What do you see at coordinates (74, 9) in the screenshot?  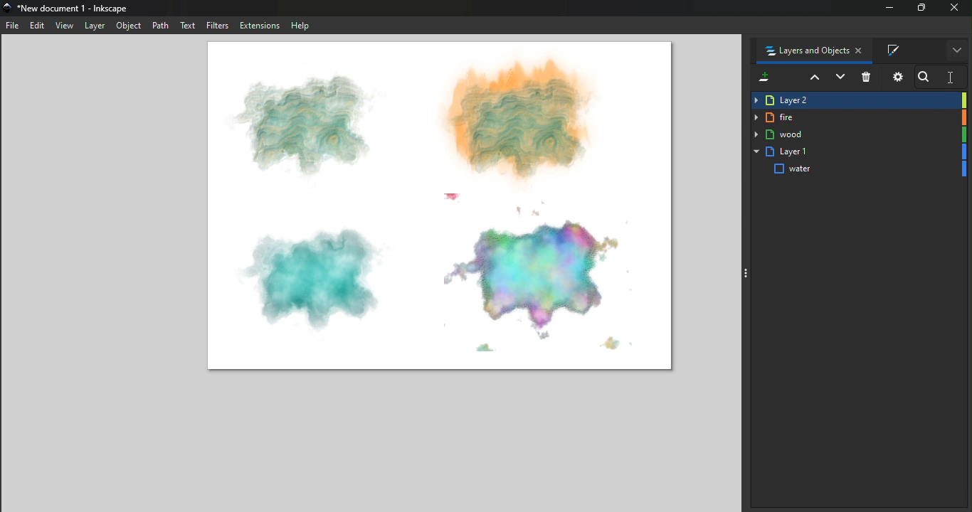 I see ` *New document 1 - Inkscape` at bounding box center [74, 9].